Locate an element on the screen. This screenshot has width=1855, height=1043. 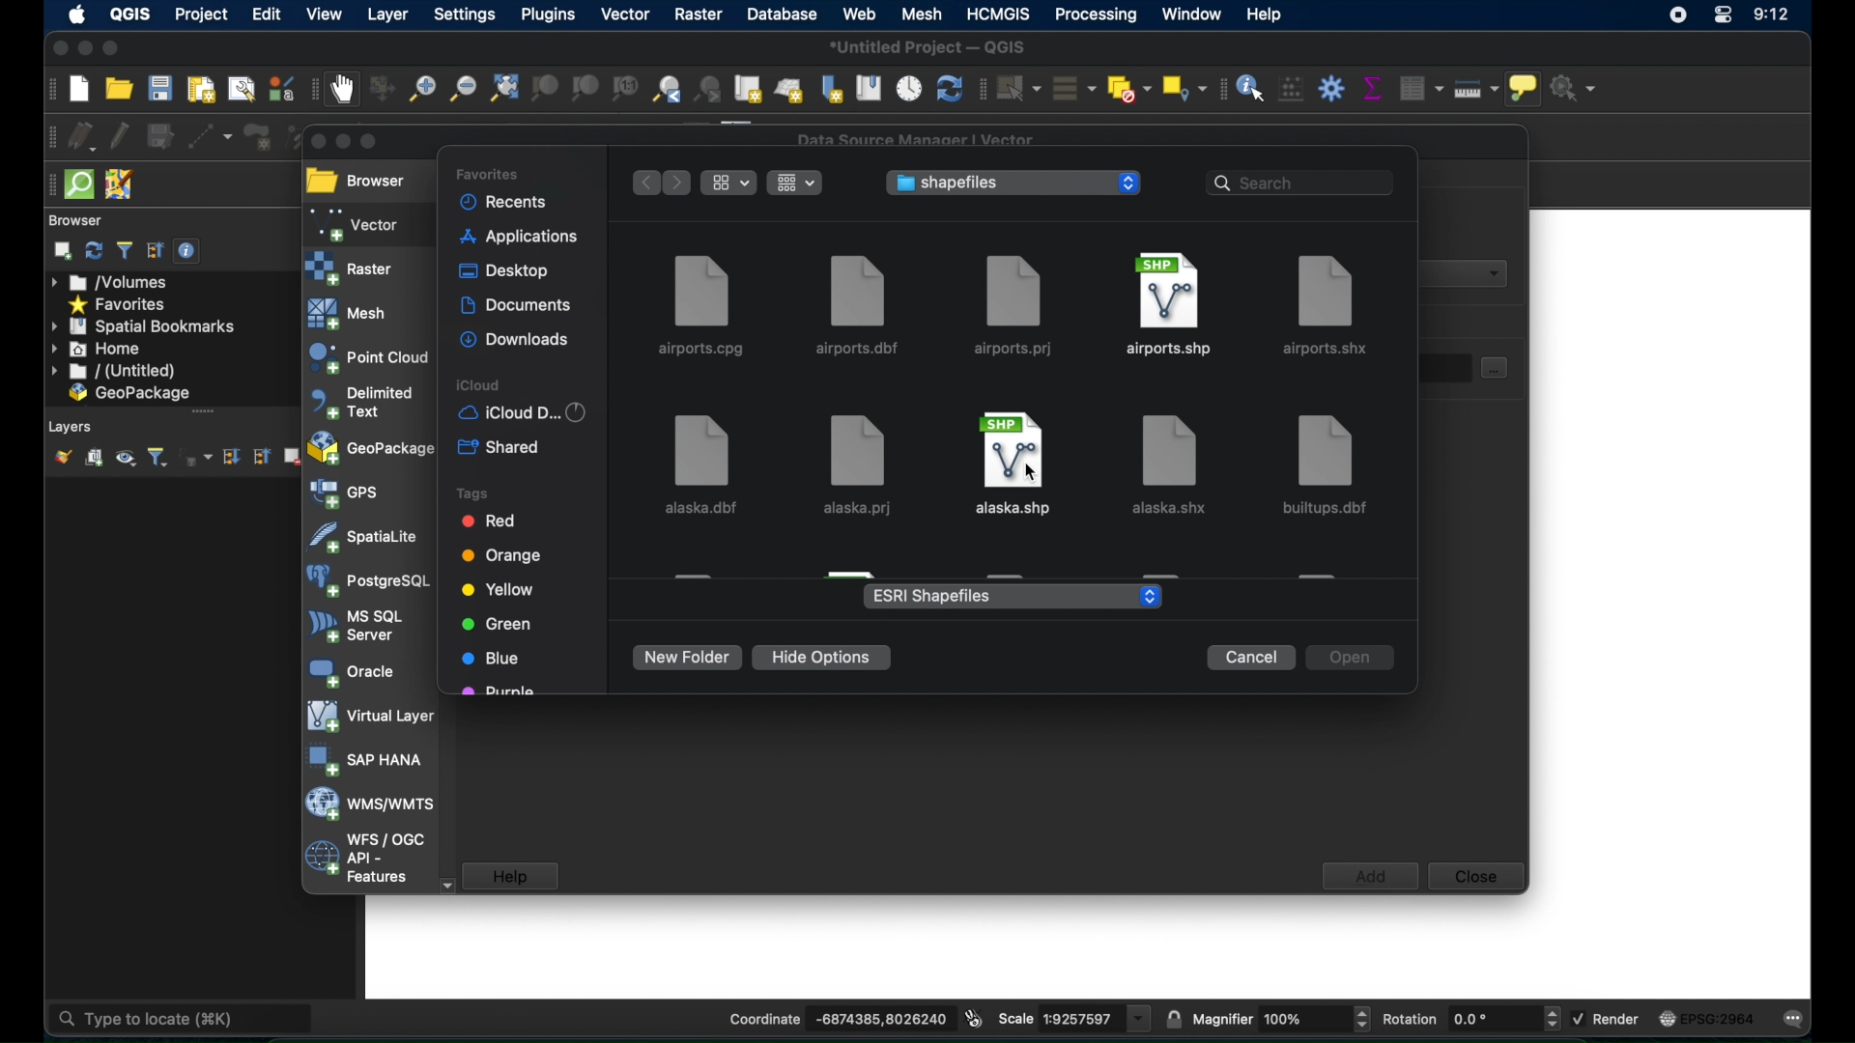
coordinate  is located at coordinates (820, 1014).